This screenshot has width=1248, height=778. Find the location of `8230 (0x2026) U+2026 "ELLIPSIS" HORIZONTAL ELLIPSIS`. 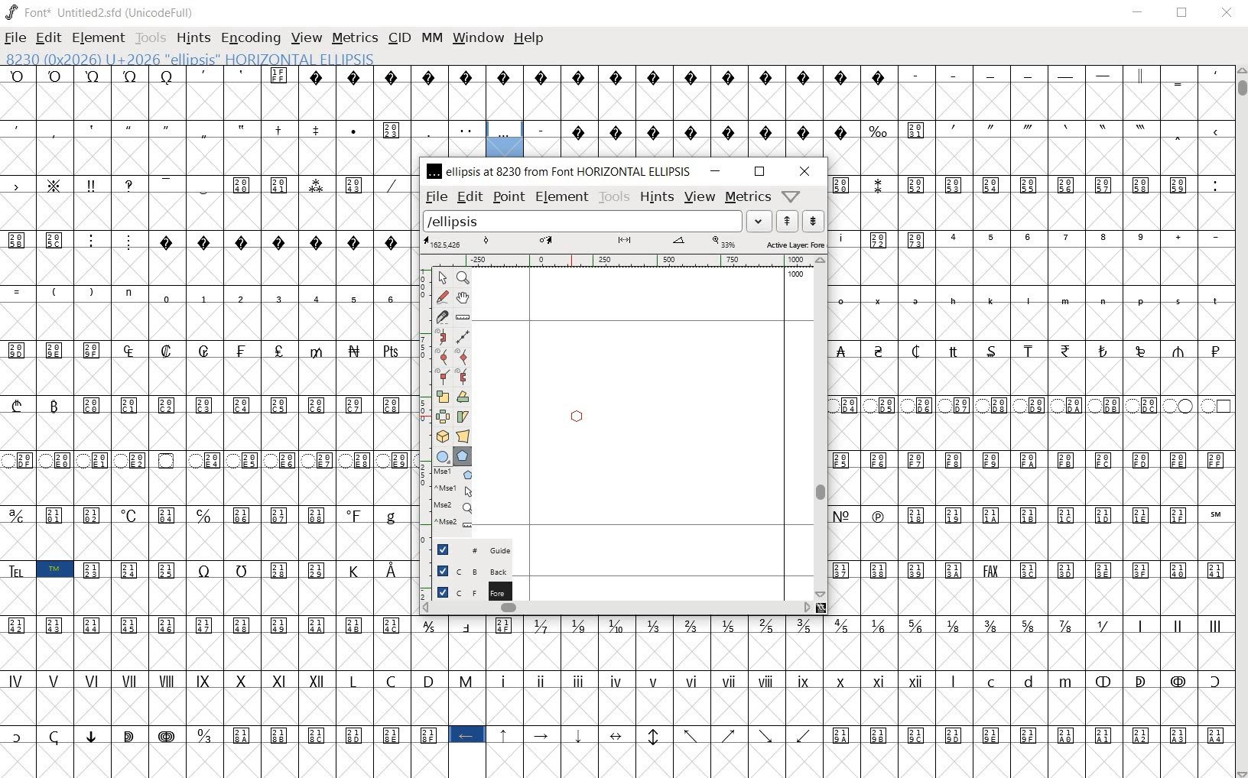

8230 (0x2026) U+2026 "ELLIPSIS" HORIZONTAL ELLIPSIS is located at coordinates (242, 58).